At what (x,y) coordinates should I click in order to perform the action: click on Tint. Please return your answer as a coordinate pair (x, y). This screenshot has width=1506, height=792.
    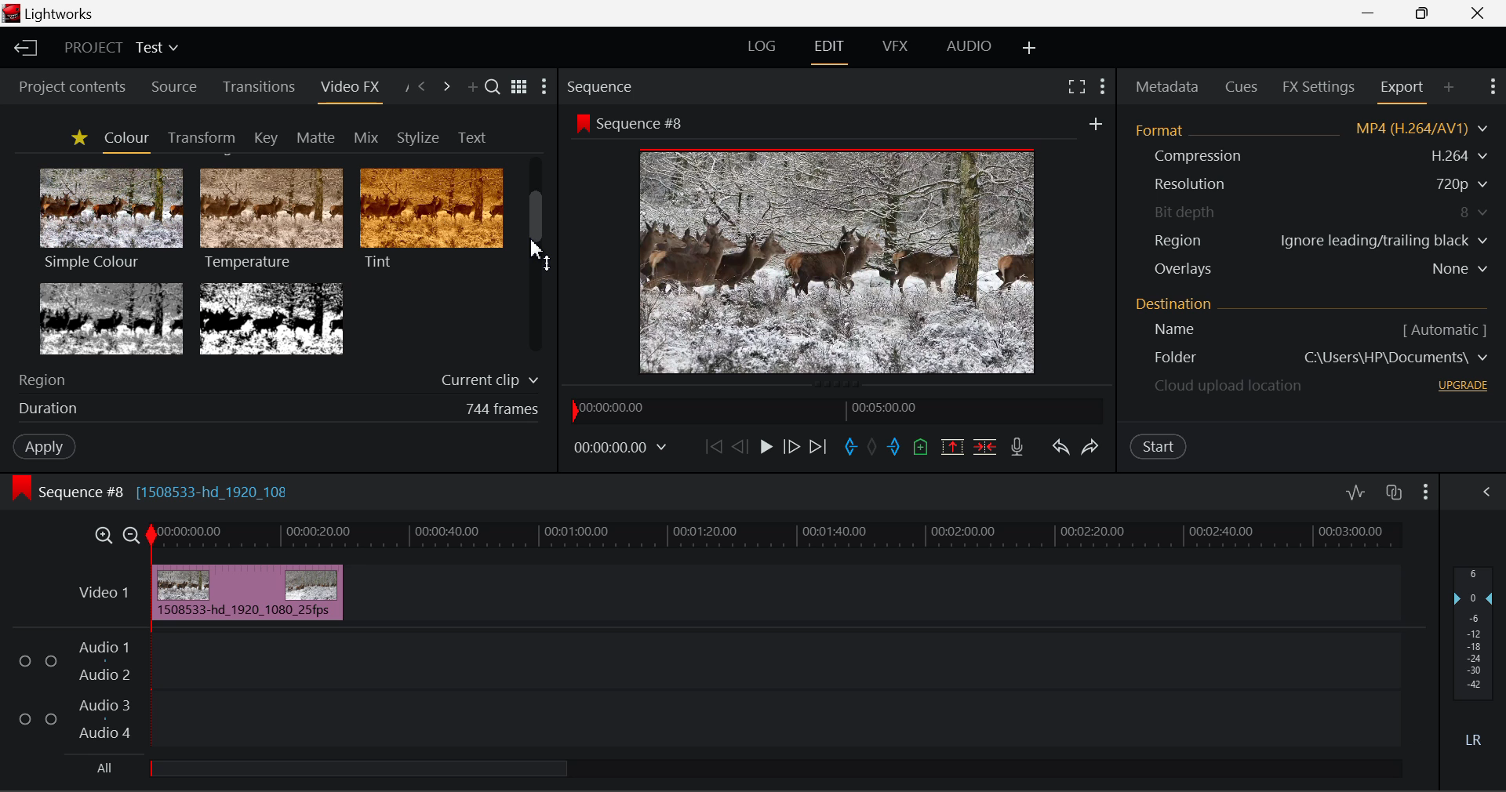
    Looking at the image, I should click on (430, 218).